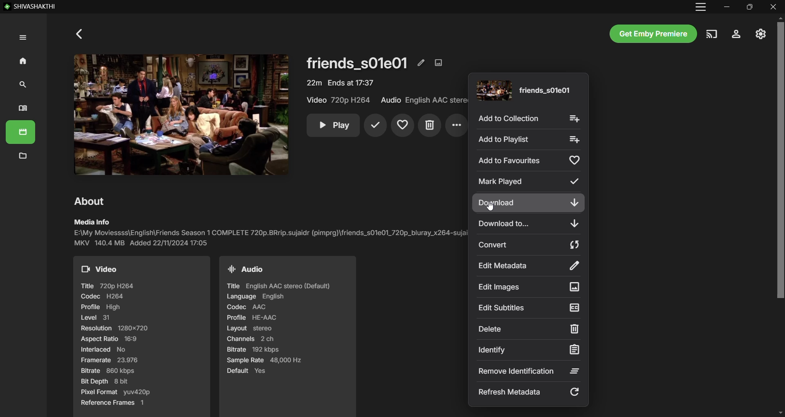 This screenshot has width=785, height=417. What do you see at coordinates (528, 118) in the screenshot?
I see `Add to Collection` at bounding box center [528, 118].